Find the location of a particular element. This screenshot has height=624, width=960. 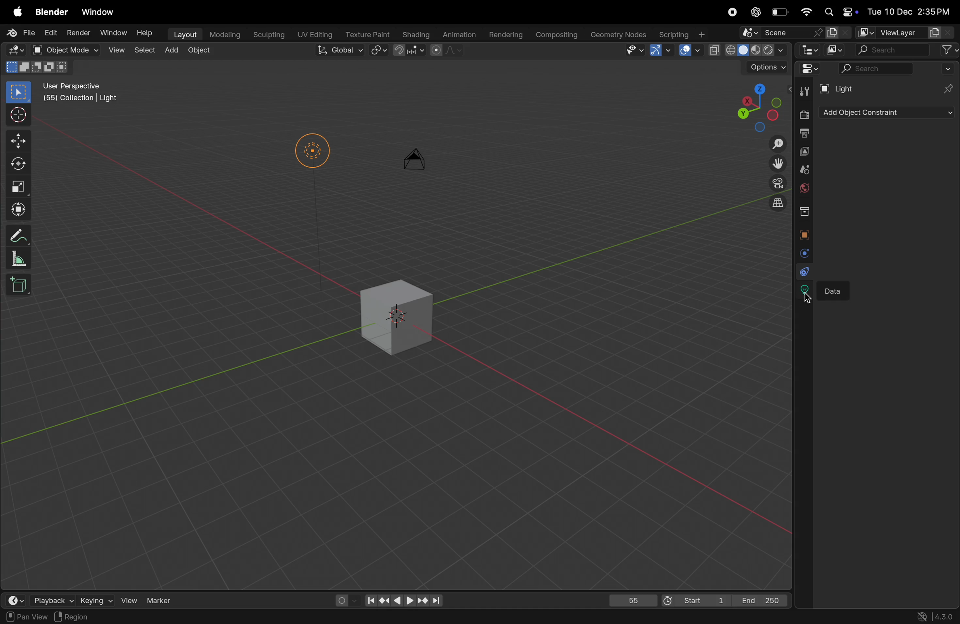

physics is located at coordinates (802, 253).